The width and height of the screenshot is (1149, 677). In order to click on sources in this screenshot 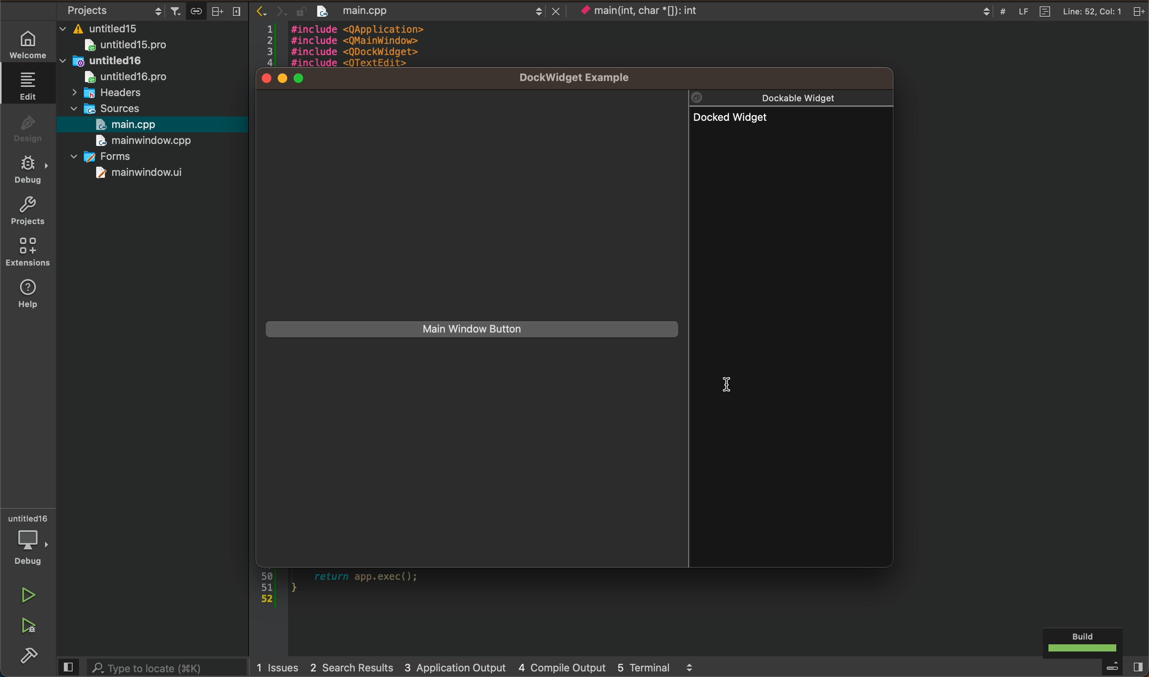, I will do `click(114, 106)`.